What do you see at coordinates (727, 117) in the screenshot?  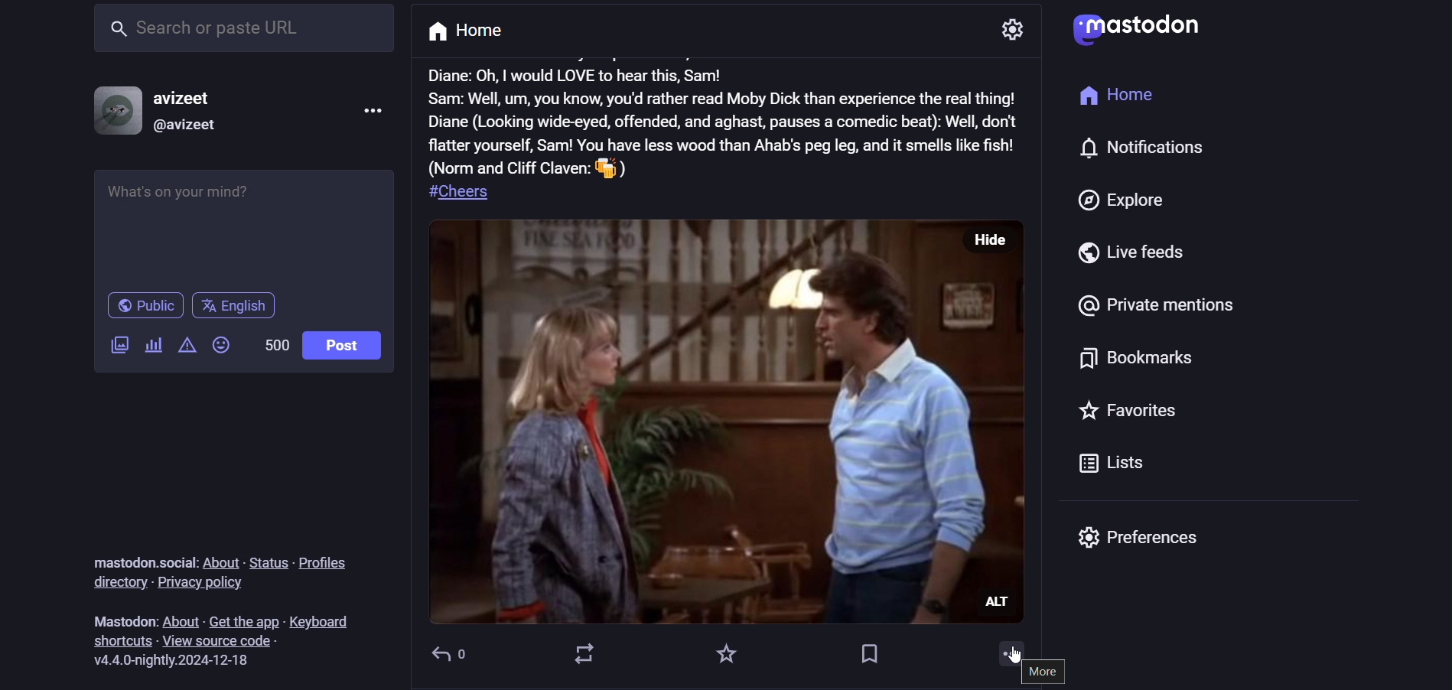 I see `post text` at bounding box center [727, 117].